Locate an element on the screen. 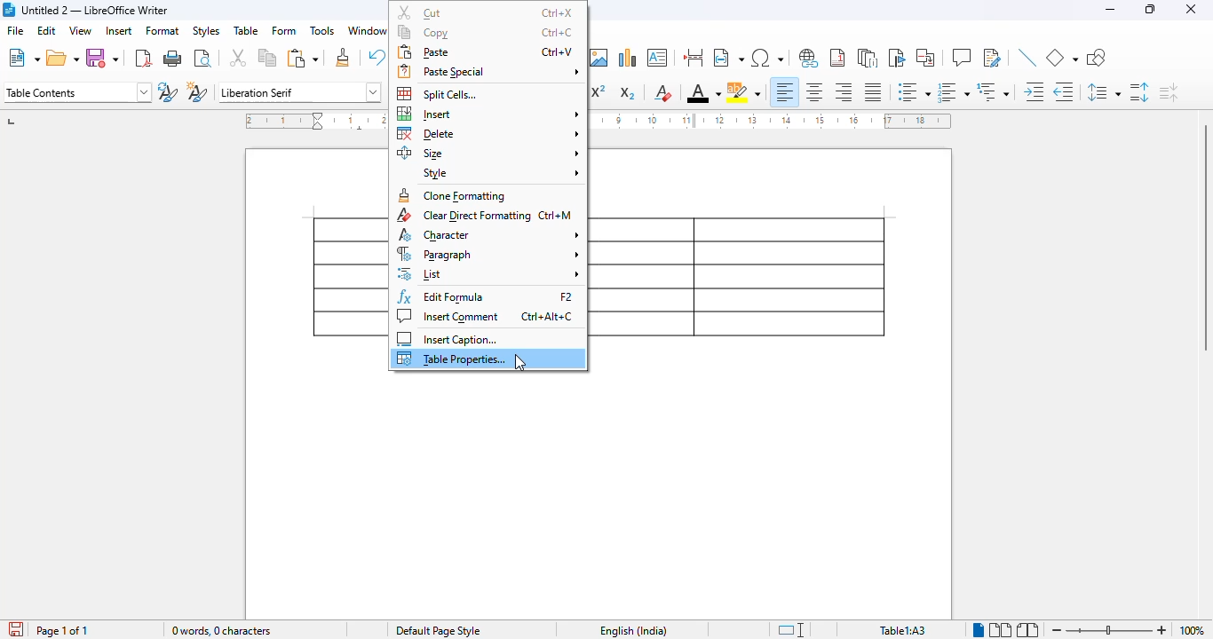 The width and height of the screenshot is (1213, 639). new style from selection is located at coordinates (196, 91).